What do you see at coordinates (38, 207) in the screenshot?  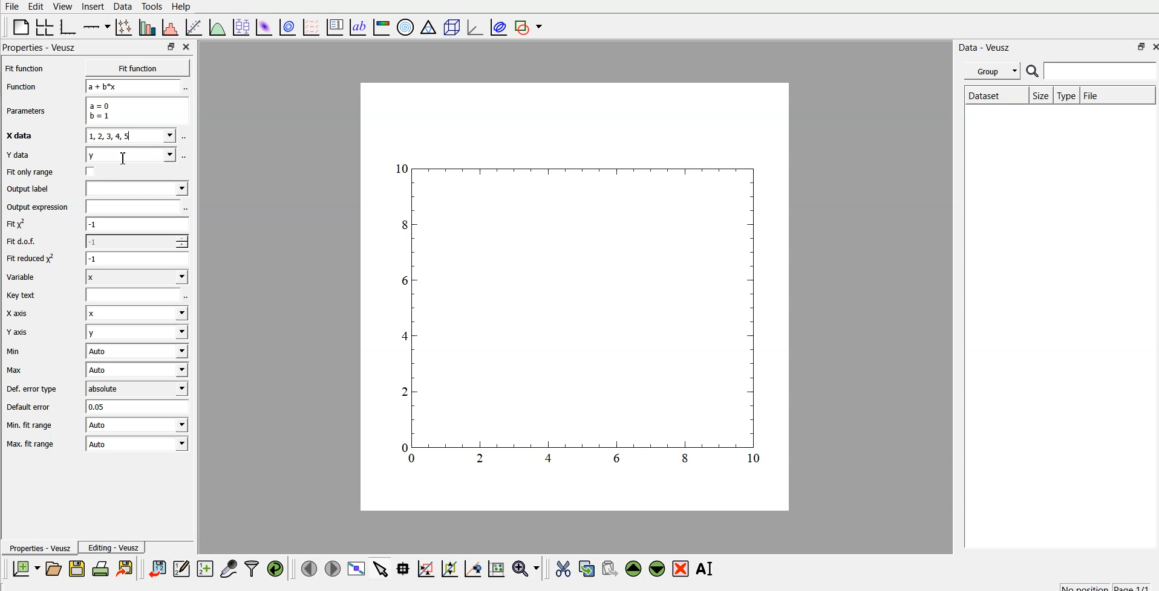 I see `Output expression` at bounding box center [38, 207].